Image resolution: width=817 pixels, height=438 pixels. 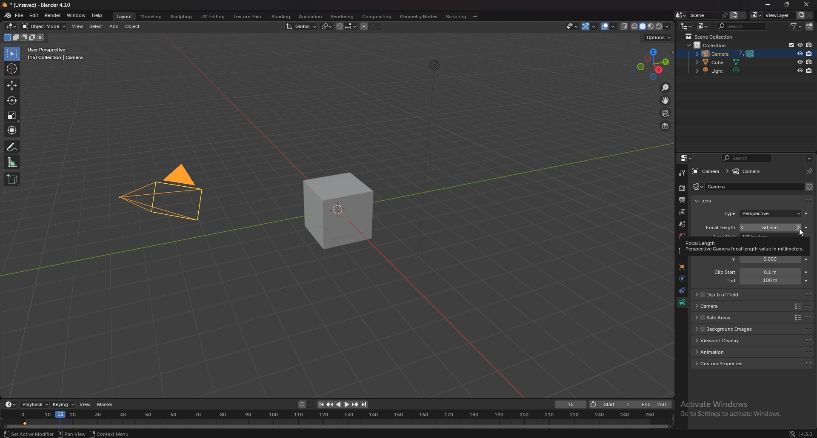 What do you see at coordinates (730, 306) in the screenshot?
I see `camera` at bounding box center [730, 306].